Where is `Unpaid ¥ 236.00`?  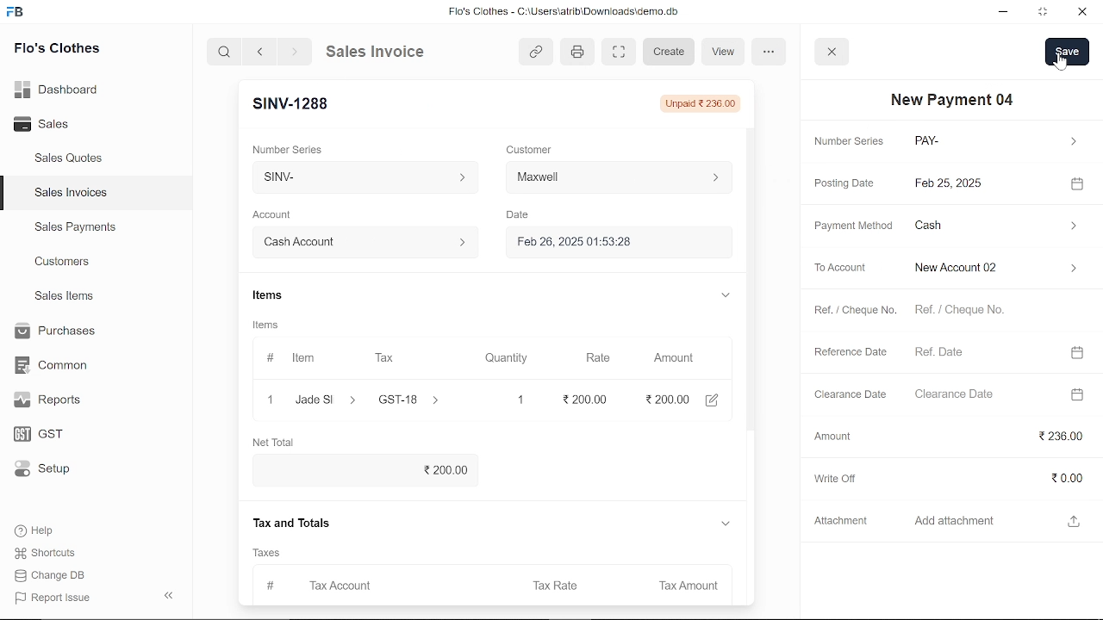
Unpaid ¥ 236.00 is located at coordinates (705, 103).